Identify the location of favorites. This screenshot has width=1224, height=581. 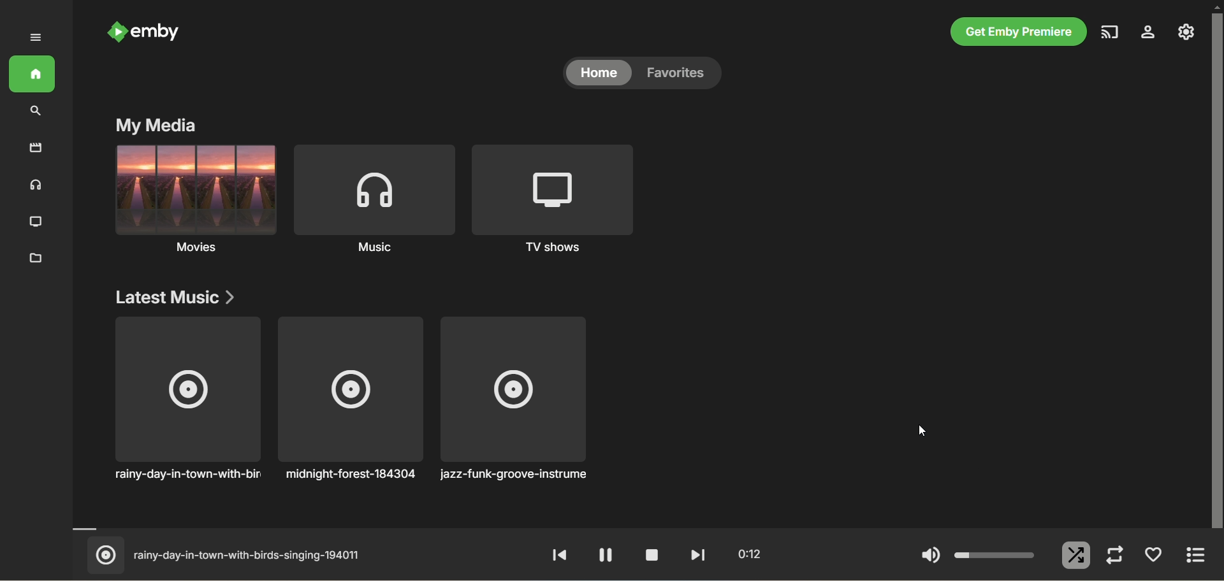
(1150, 552).